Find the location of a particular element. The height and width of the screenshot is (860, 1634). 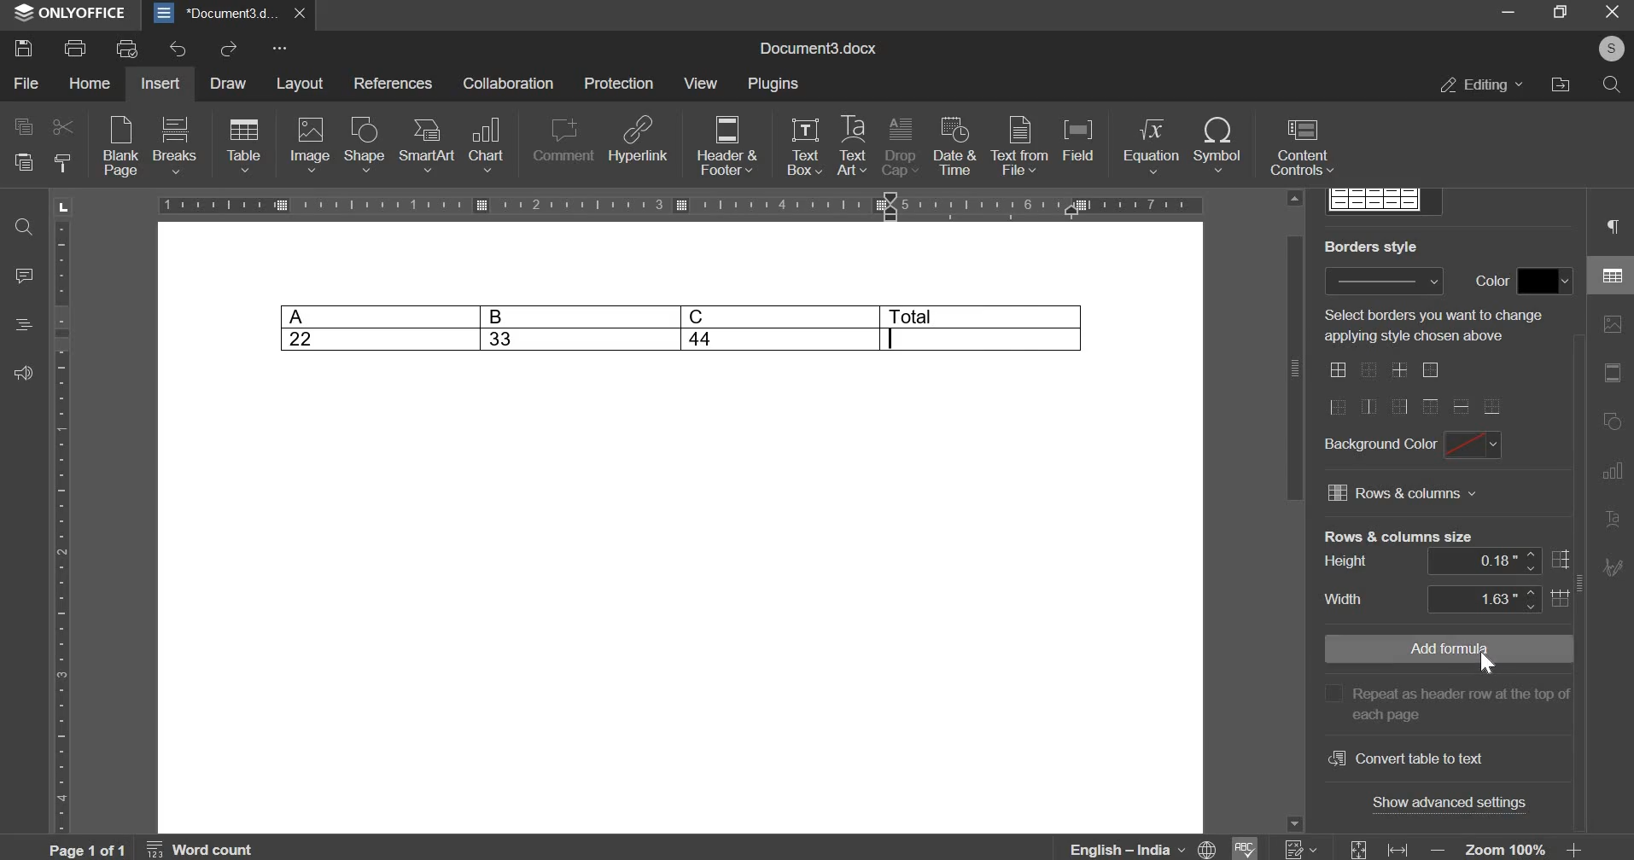

word count is located at coordinates (201, 849).